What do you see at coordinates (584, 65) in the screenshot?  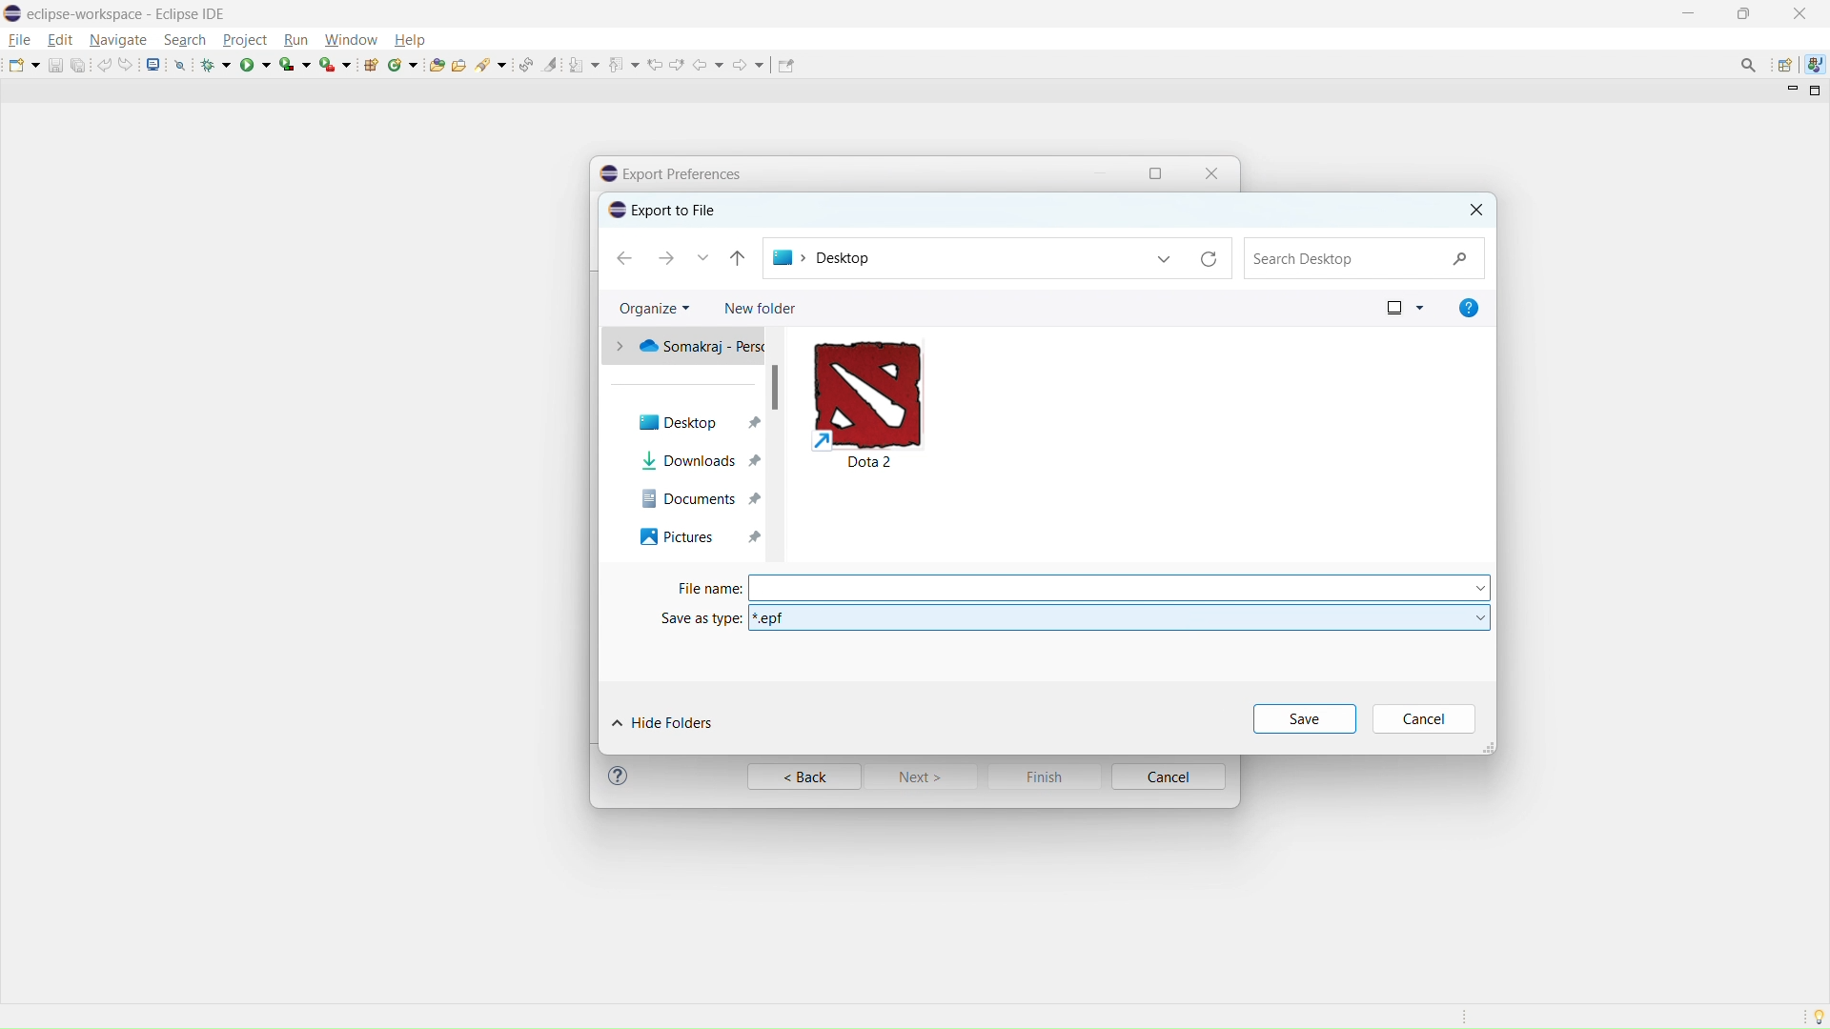 I see `next annotation` at bounding box center [584, 65].